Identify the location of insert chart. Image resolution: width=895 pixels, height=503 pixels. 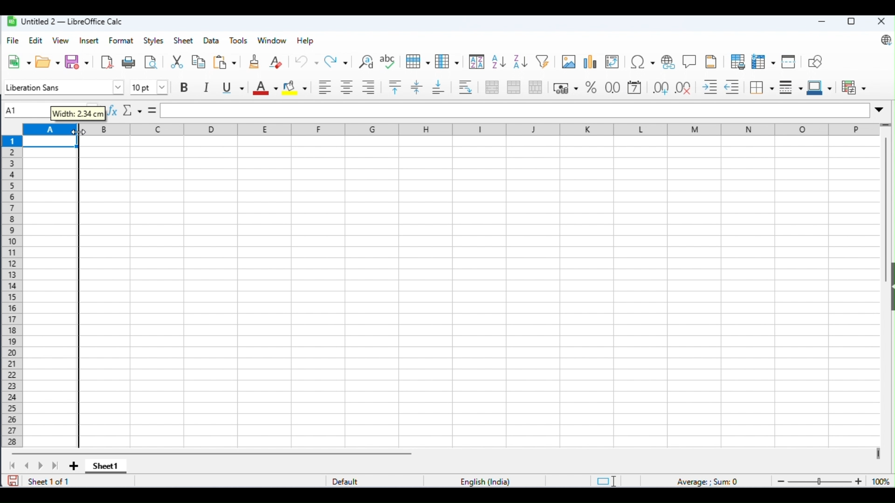
(590, 63).